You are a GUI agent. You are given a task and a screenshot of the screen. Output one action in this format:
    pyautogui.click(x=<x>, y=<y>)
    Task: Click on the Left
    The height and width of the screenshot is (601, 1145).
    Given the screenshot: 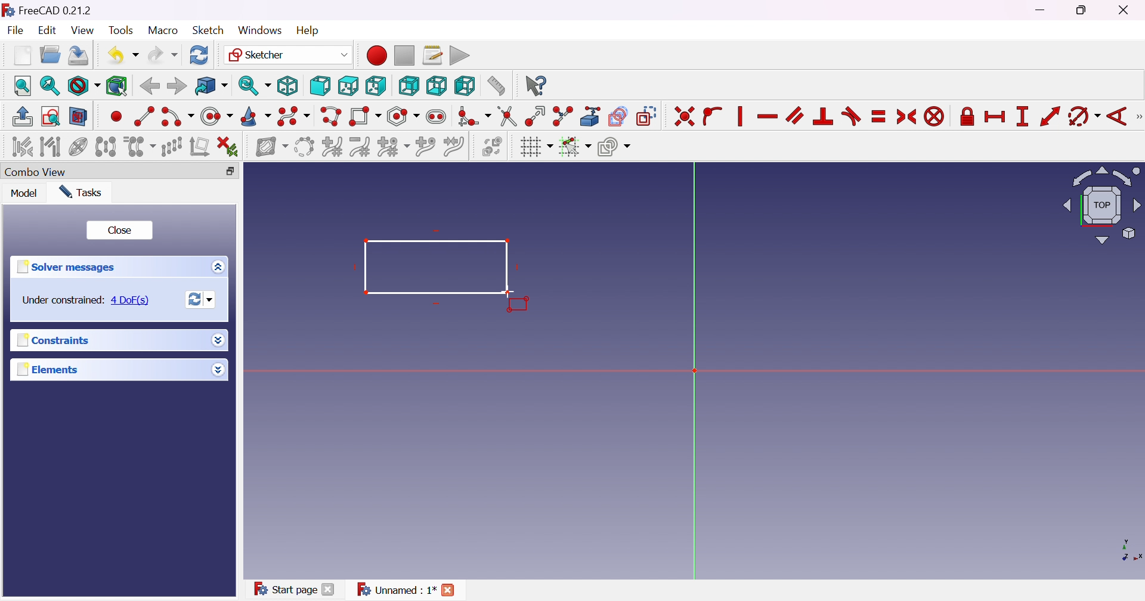 What is the action you would take?
    pyautogui.click(x=465, y=85)
    